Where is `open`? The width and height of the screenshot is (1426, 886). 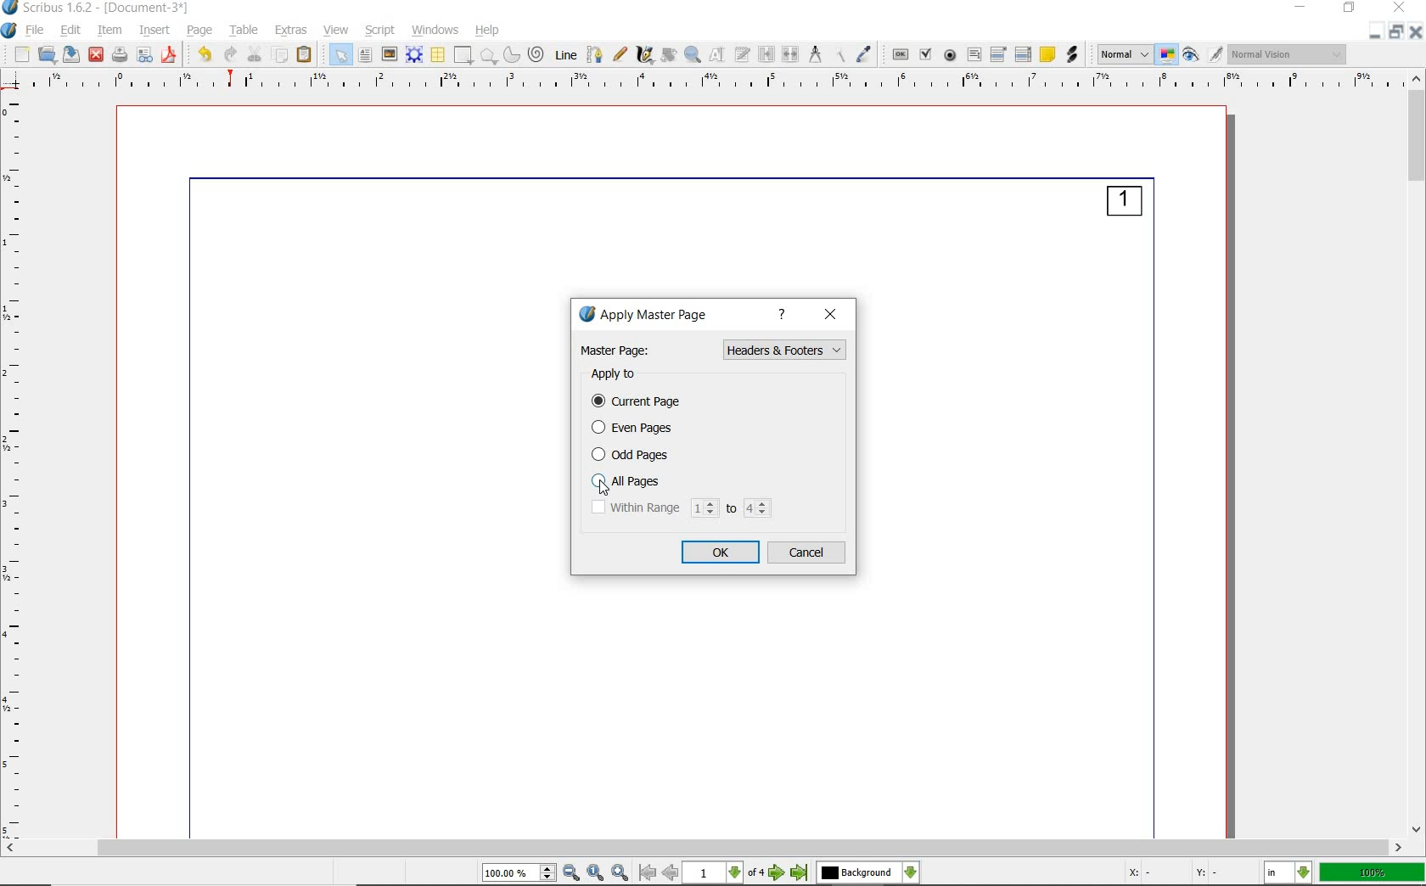 open is located at coordinates (47, 53).